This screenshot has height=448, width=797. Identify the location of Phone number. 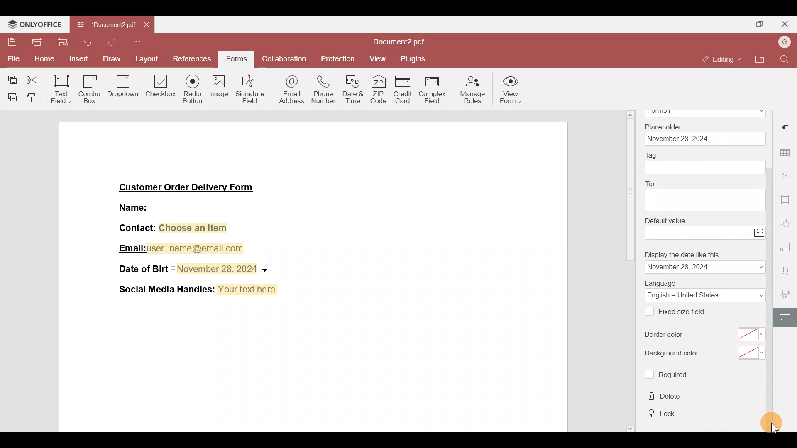
(323, 88).